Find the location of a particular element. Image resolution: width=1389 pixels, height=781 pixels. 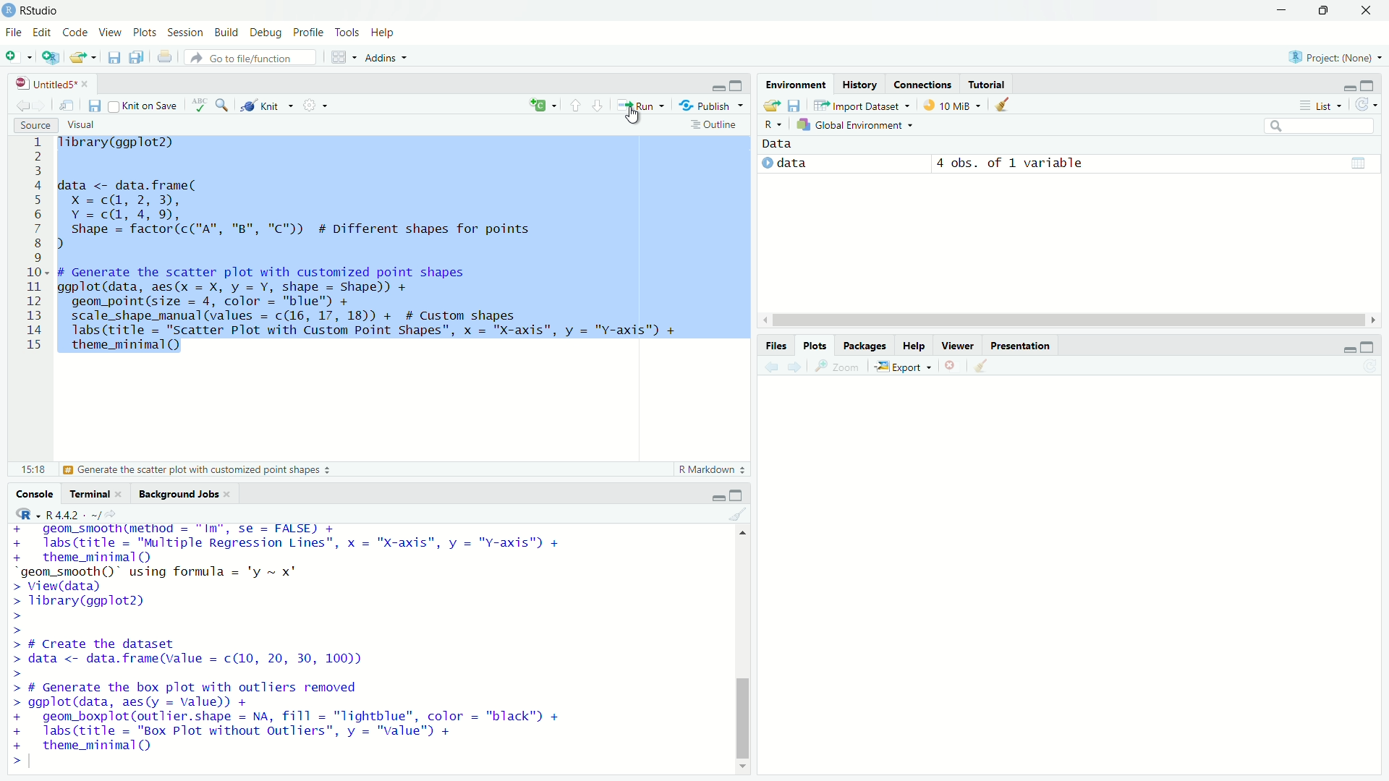

1ibrary(ggplot2)
data <- data.frame(
X =cQ, 2, 3),
Y=cd, 4,9,
Shape = factor(c("A", "B", "C")) # Different shapes for points
d
. . . I
# Generate the scatter plot with customized point shapes
ggplot(data, aes(x = X, y = Y, shape = Shape)) +
geom_point(size = 4, color = "blue") +
scale_shape_manual (values = c(16, 17, 18)) + # Custom shapes
Tabs (title = "Scatter Plot with Custom Point Shapes", x = "X-axis", y = "Y-axis") +
theme_minimal() is located at coordinates (370, 246).